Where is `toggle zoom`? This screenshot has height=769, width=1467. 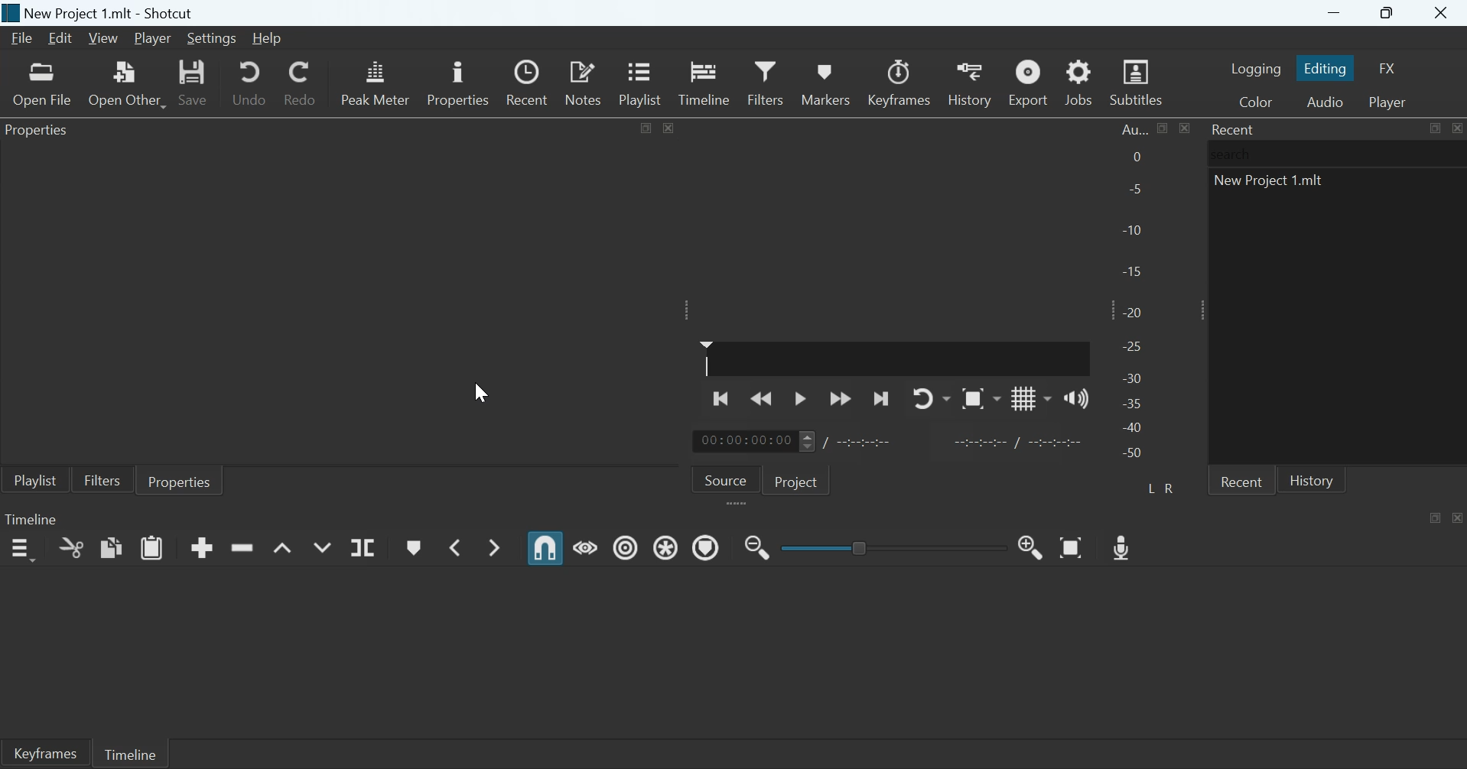
toggle zoom is located at coordinates (981, 398).